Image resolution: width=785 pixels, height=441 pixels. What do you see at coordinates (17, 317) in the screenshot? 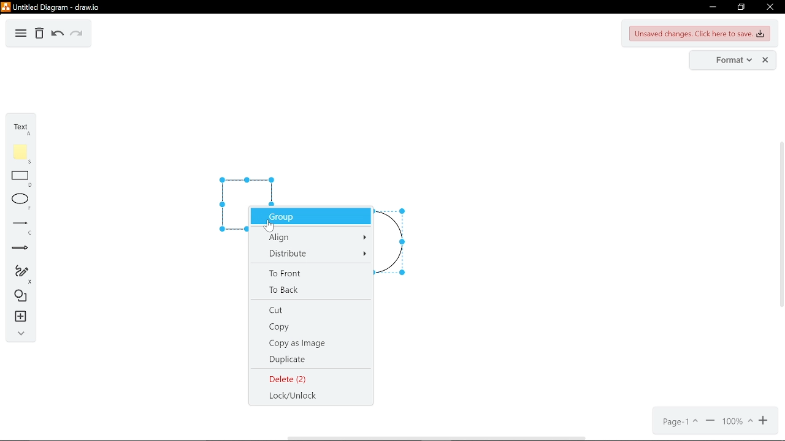
I see `insert` at bounding box center [17, 317].